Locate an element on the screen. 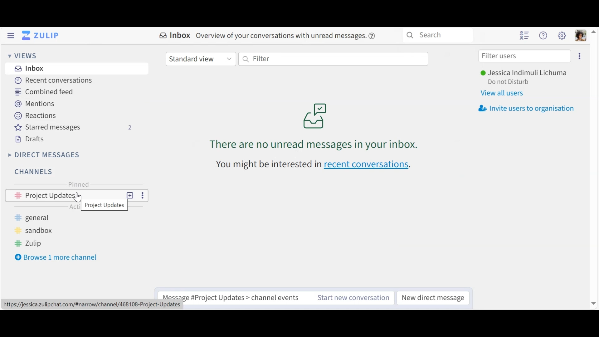  Recent Conversations is located at coordinates (54, 80).